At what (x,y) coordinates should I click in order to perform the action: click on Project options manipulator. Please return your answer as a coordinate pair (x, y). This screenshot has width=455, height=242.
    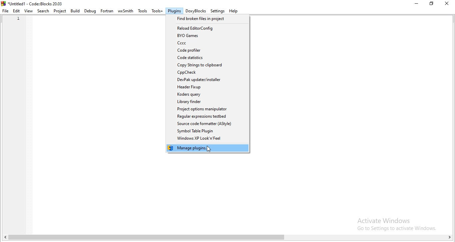
    Looking at the image, I should click on (209, 109).